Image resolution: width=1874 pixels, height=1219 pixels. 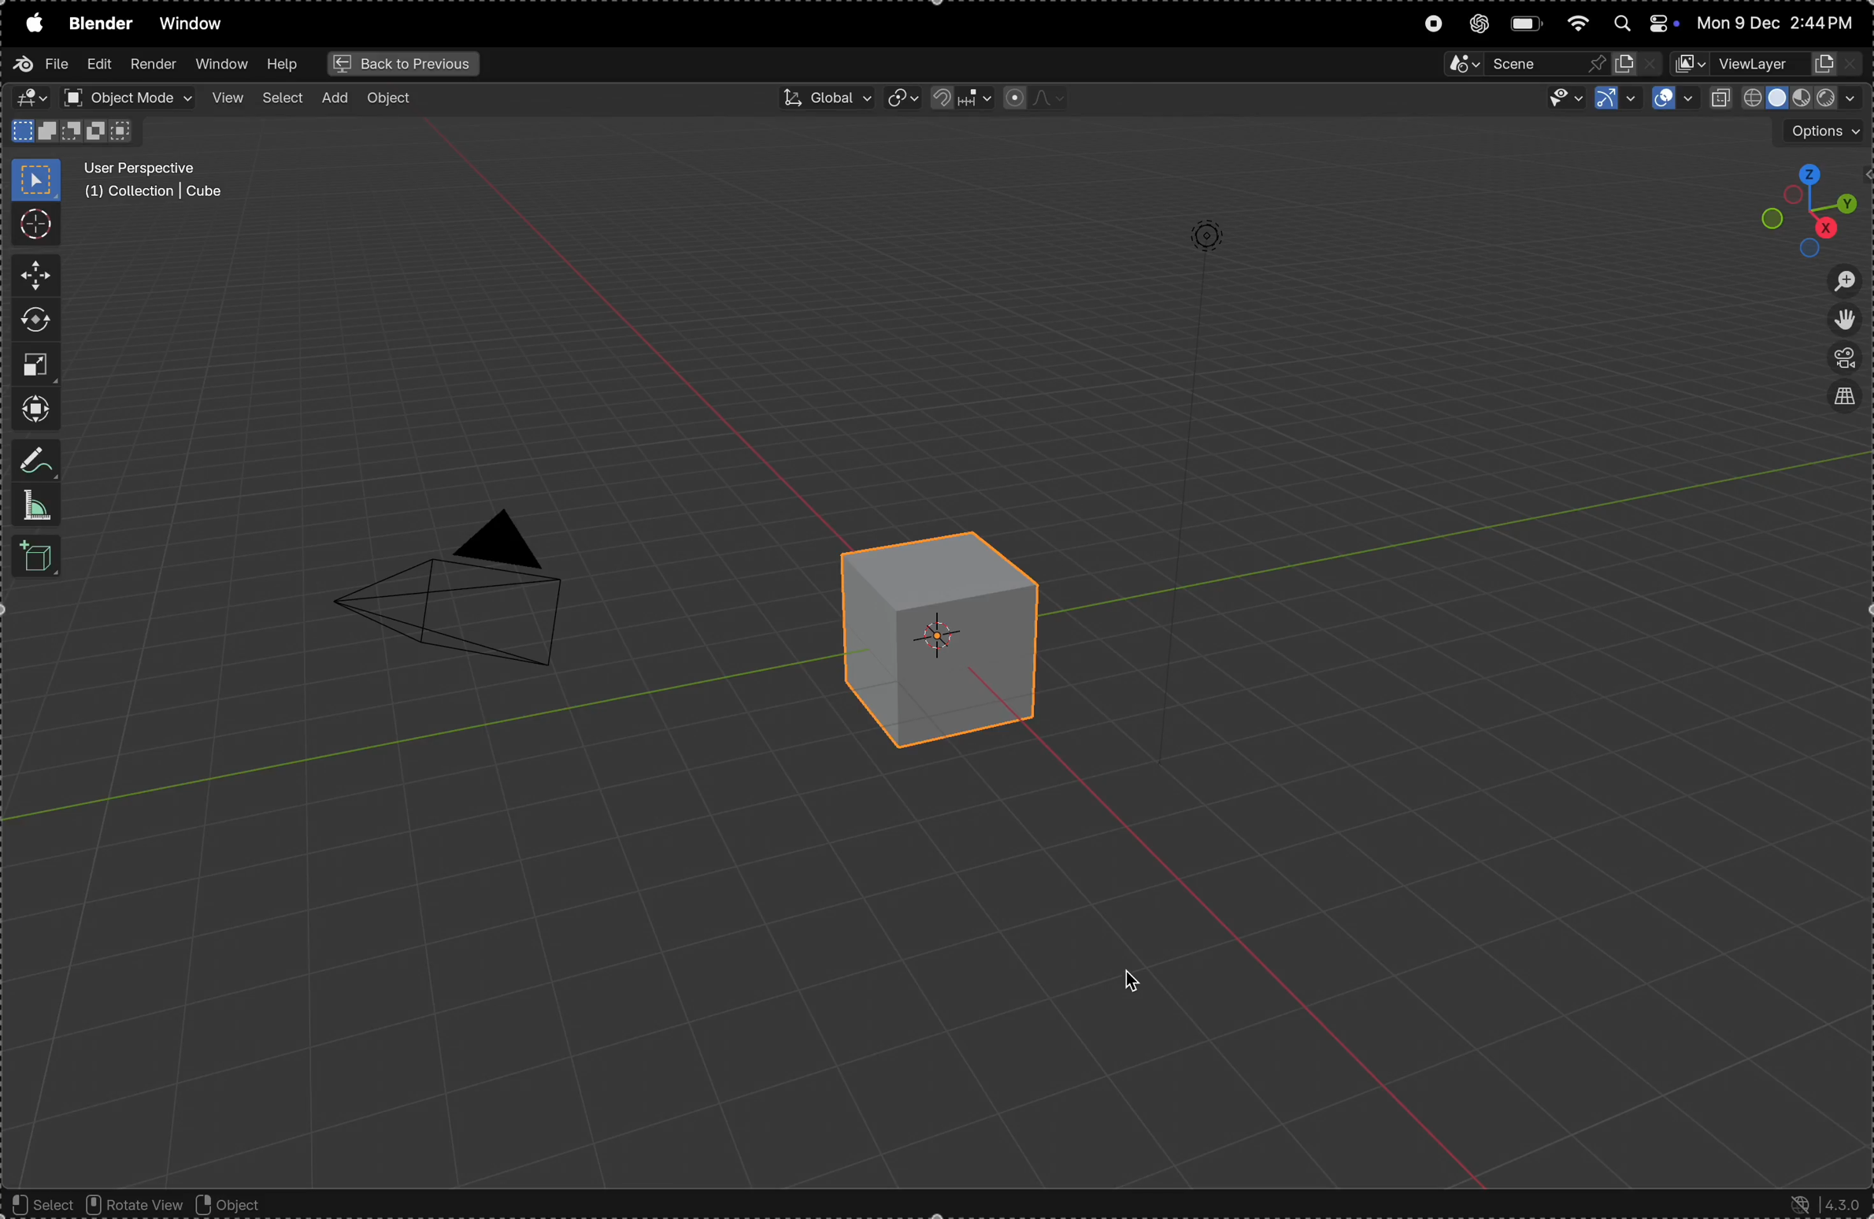 What do you see at coordinates (32, 319) in the screenshot?
I see `rotate` at bounding box center [32, 319].